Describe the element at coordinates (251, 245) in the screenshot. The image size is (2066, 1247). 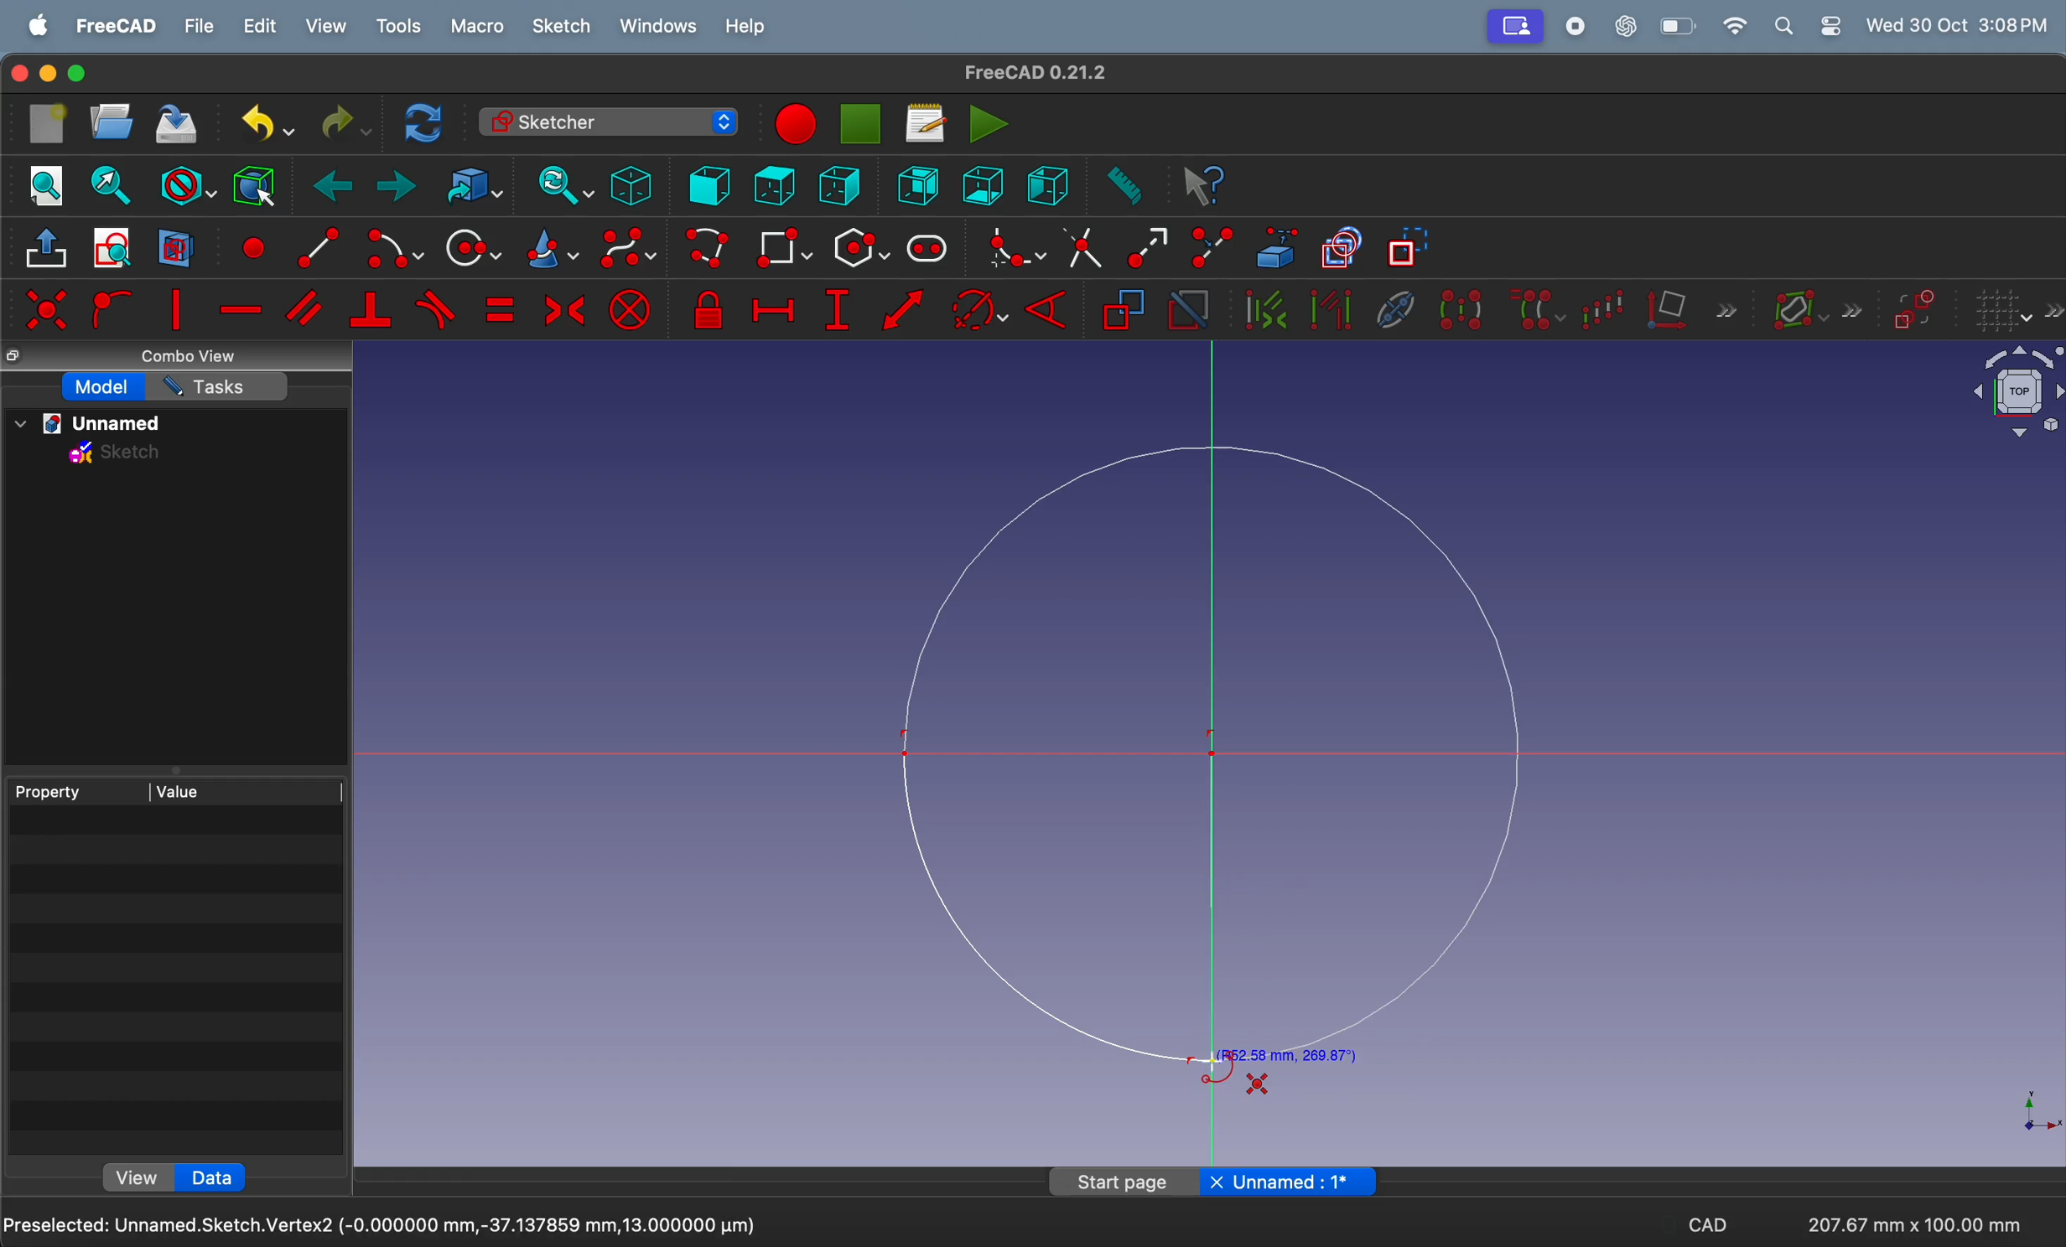
I see `create point` at that location.